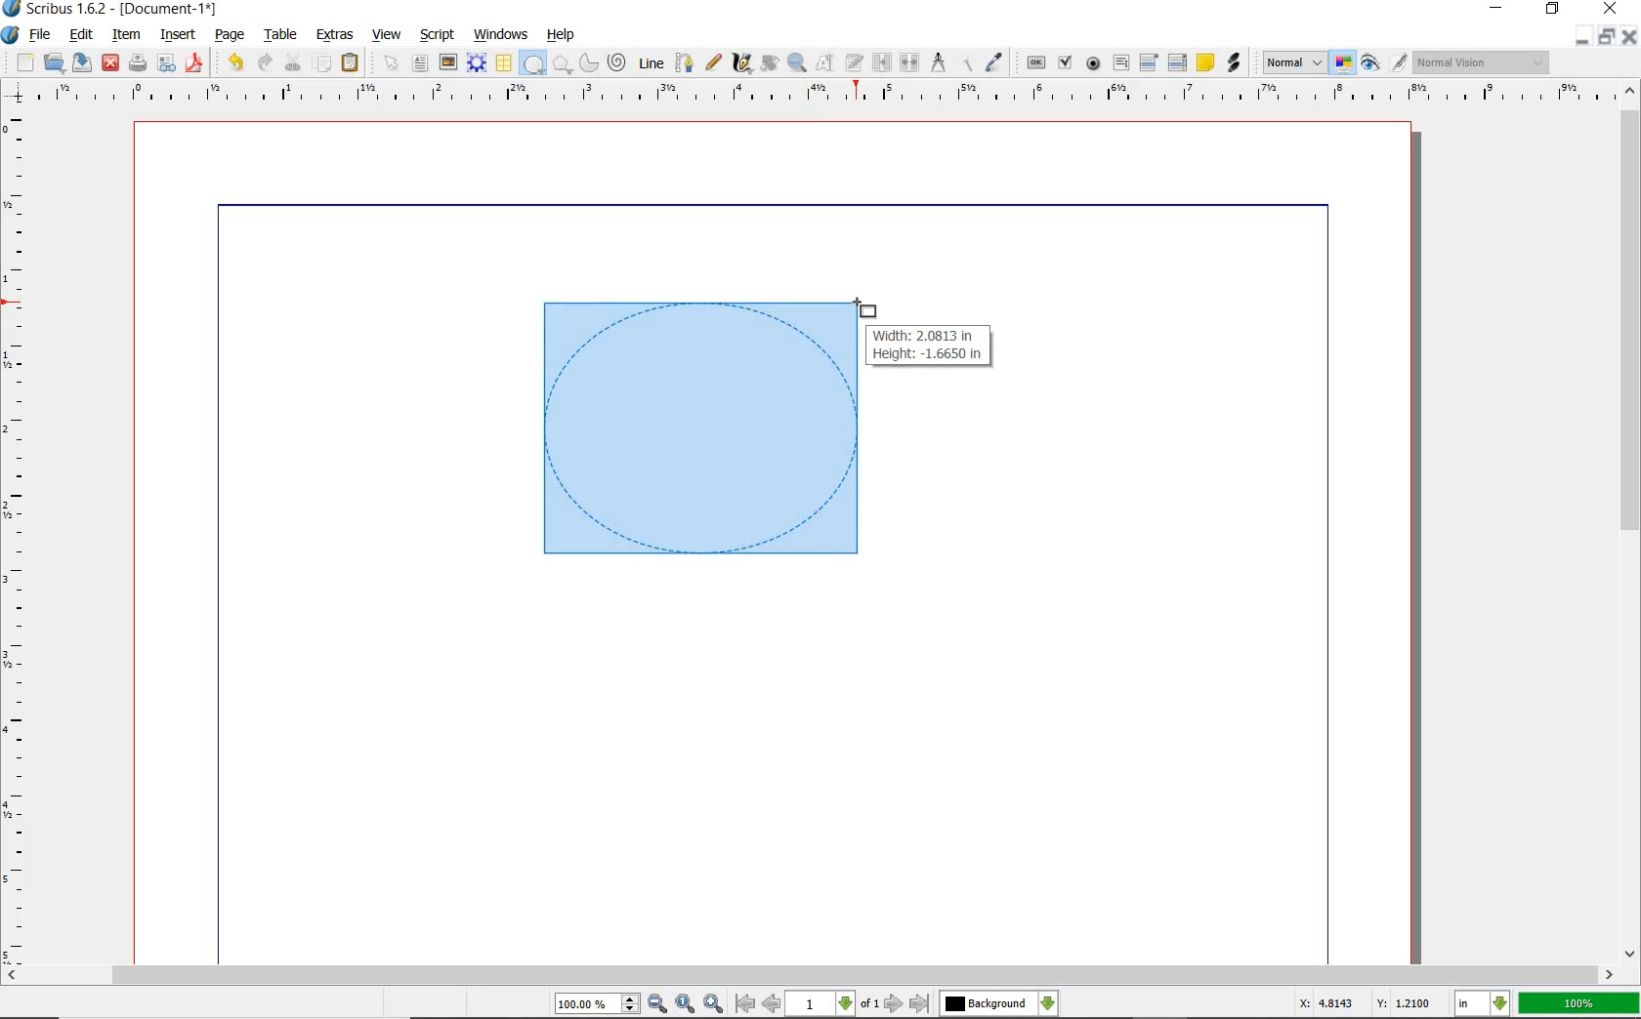  I want to click on LINK TEXT FRAME, so click(882, 61).